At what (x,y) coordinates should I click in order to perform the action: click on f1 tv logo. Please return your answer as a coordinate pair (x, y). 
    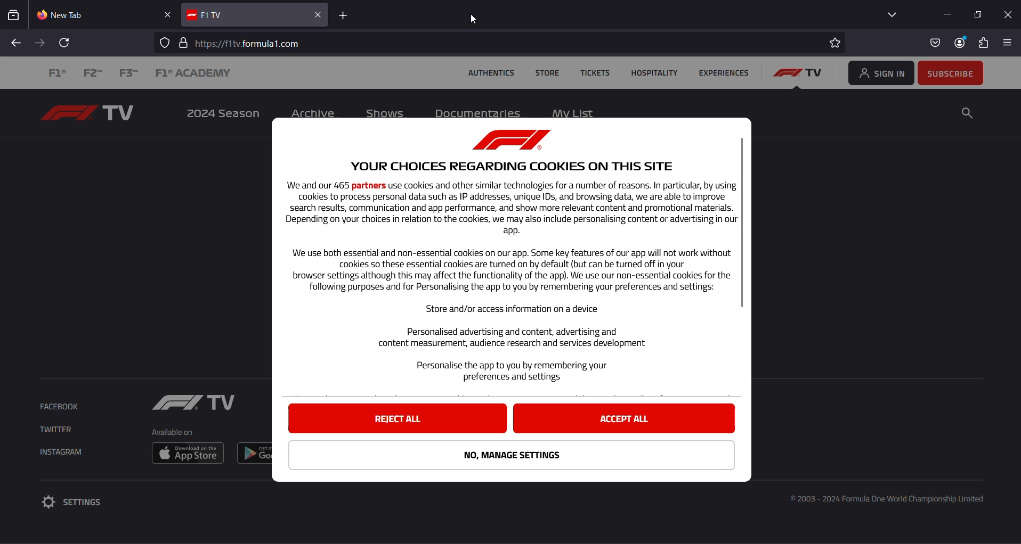
    Looking at the image, I should click on (800, 75).